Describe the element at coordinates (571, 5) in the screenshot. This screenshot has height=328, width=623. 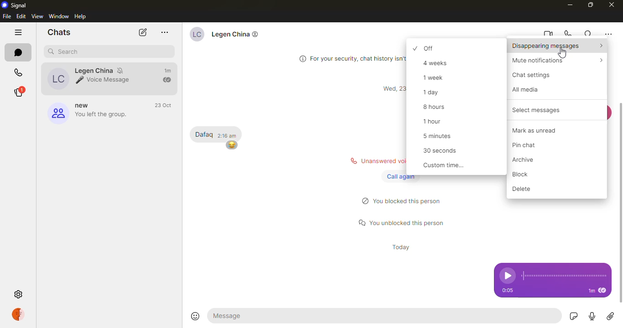
I see `minimize` at that location.